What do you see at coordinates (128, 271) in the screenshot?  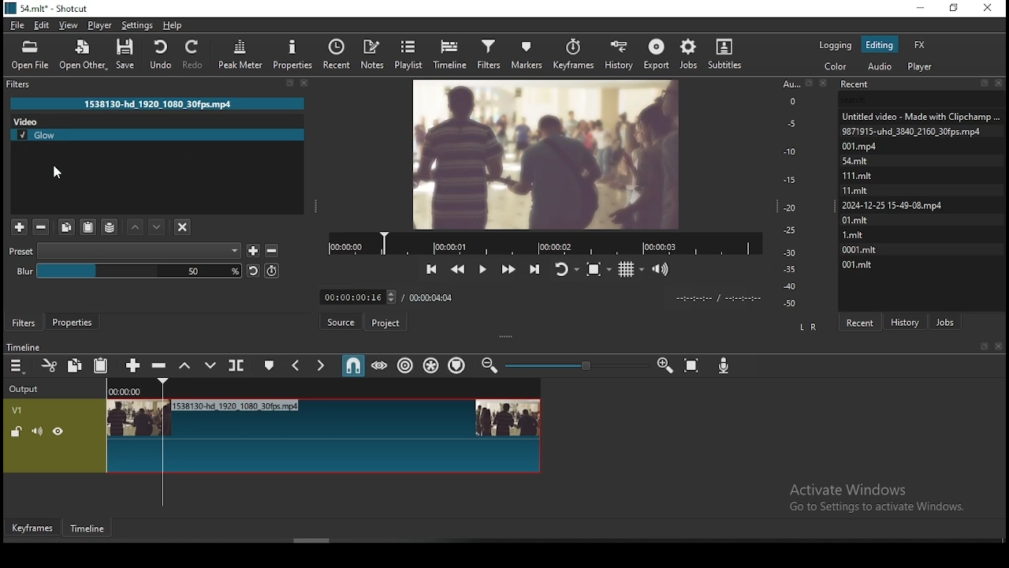 I see `blur` at bounding box center [128, 271].